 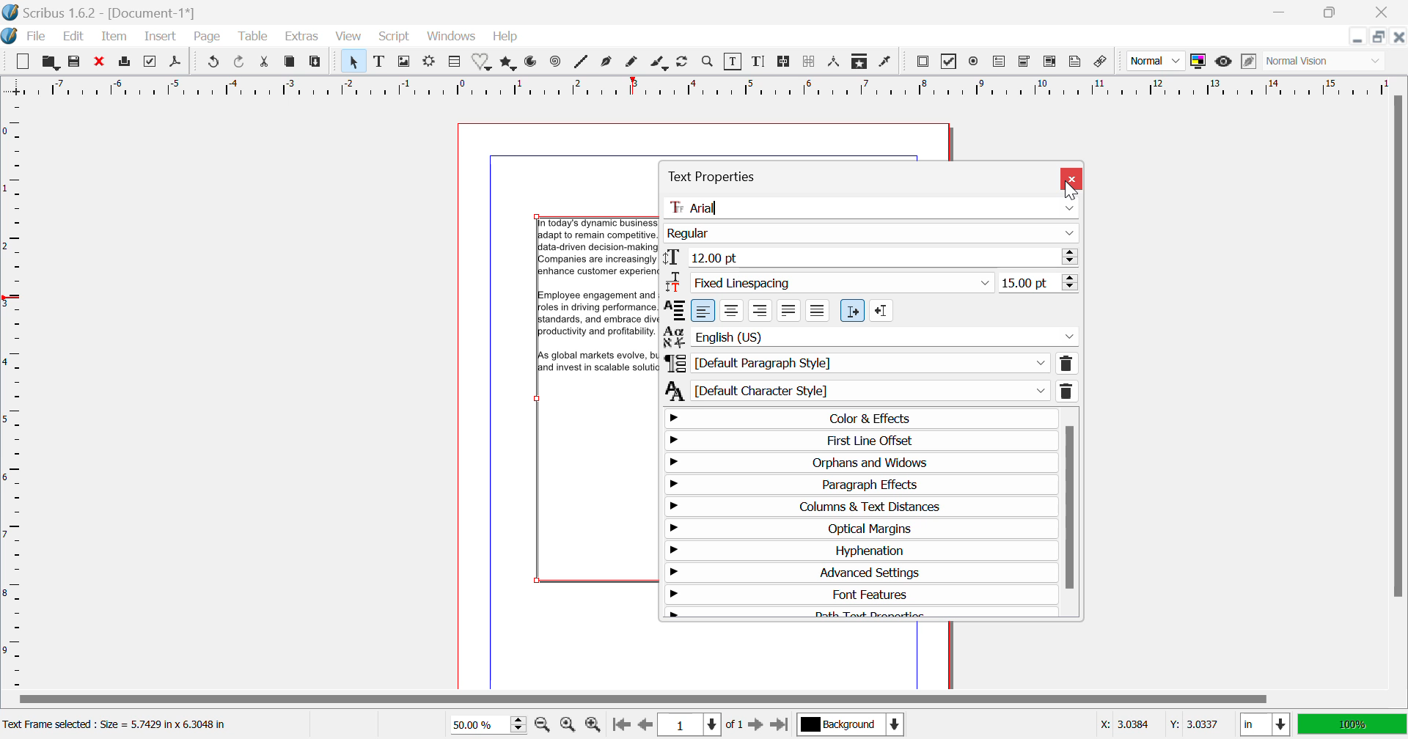 I want to click on First Page, so click(x=620, y=725).